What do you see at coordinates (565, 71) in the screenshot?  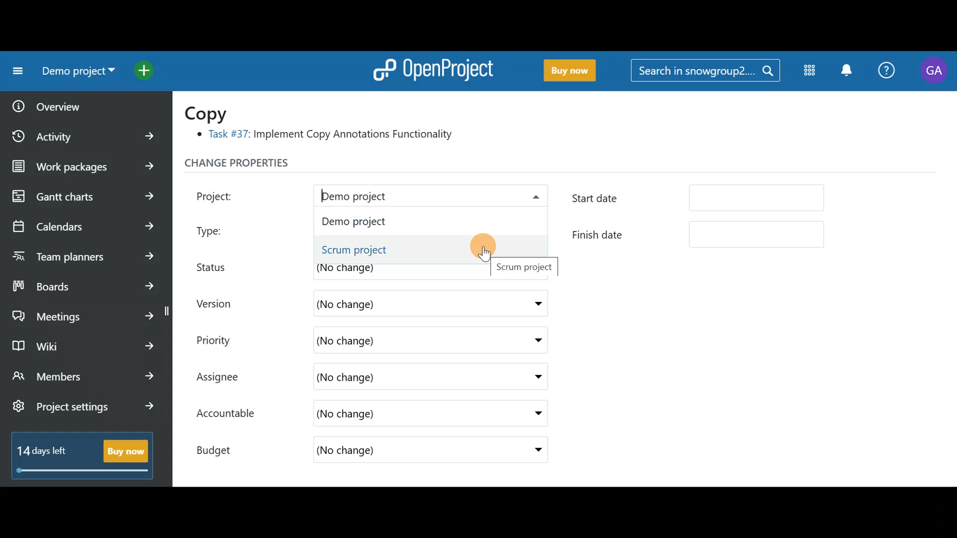 I see `Buy now` at bounding box center [565, 71].